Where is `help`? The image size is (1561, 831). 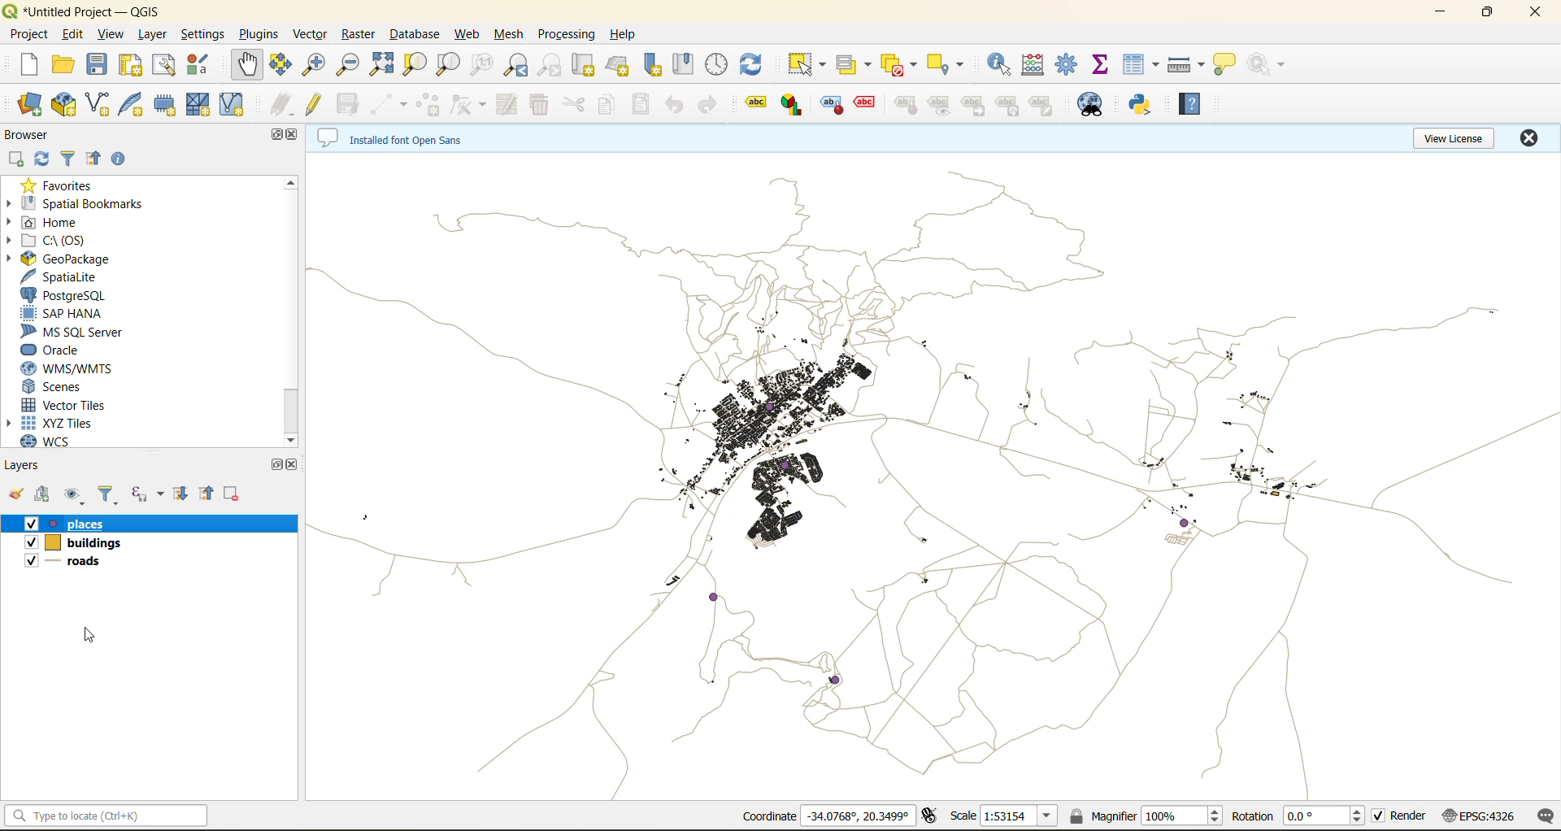 help is located at coordinates (625, 34).